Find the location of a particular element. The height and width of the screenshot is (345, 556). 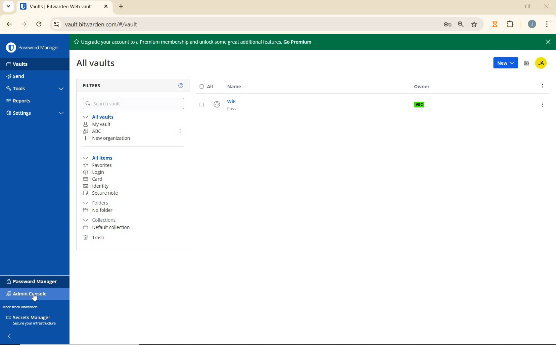

ADMIN CONSOLE is located at coordinates (29, 294).